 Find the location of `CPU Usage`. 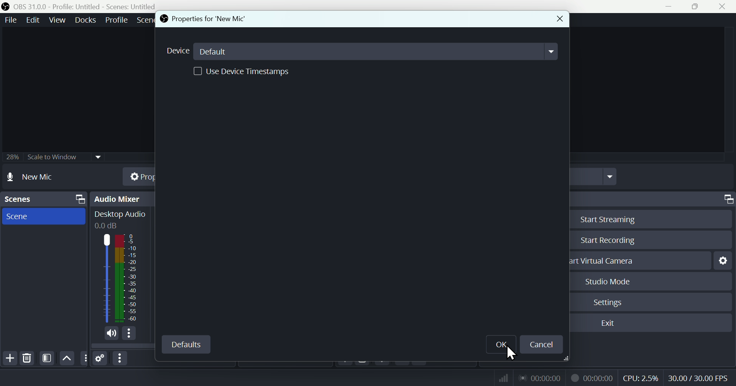

CPU Usage is located at coordinates (641, 378).